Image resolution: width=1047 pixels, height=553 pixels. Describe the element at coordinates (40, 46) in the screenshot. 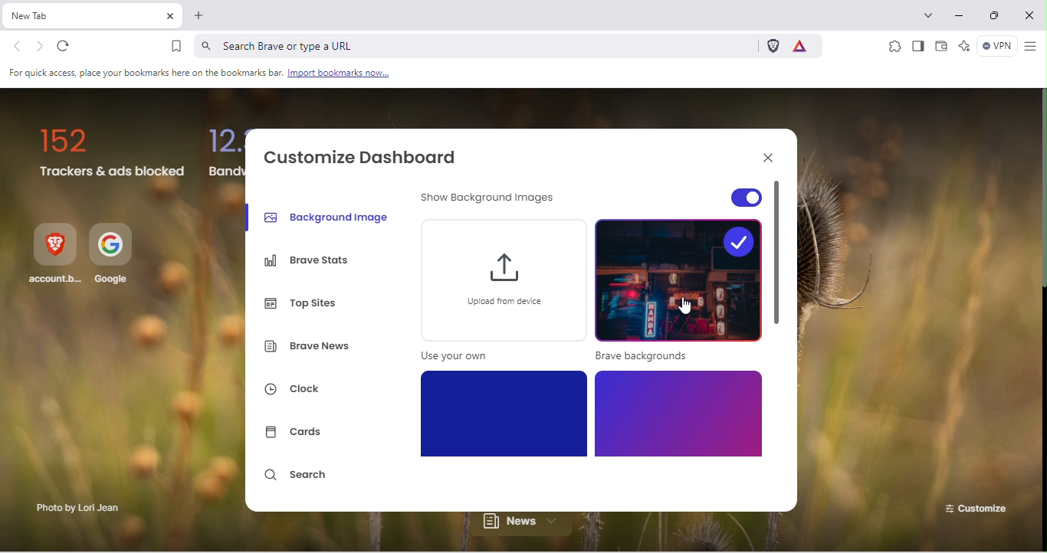

I see `Click to go forward` at that location.